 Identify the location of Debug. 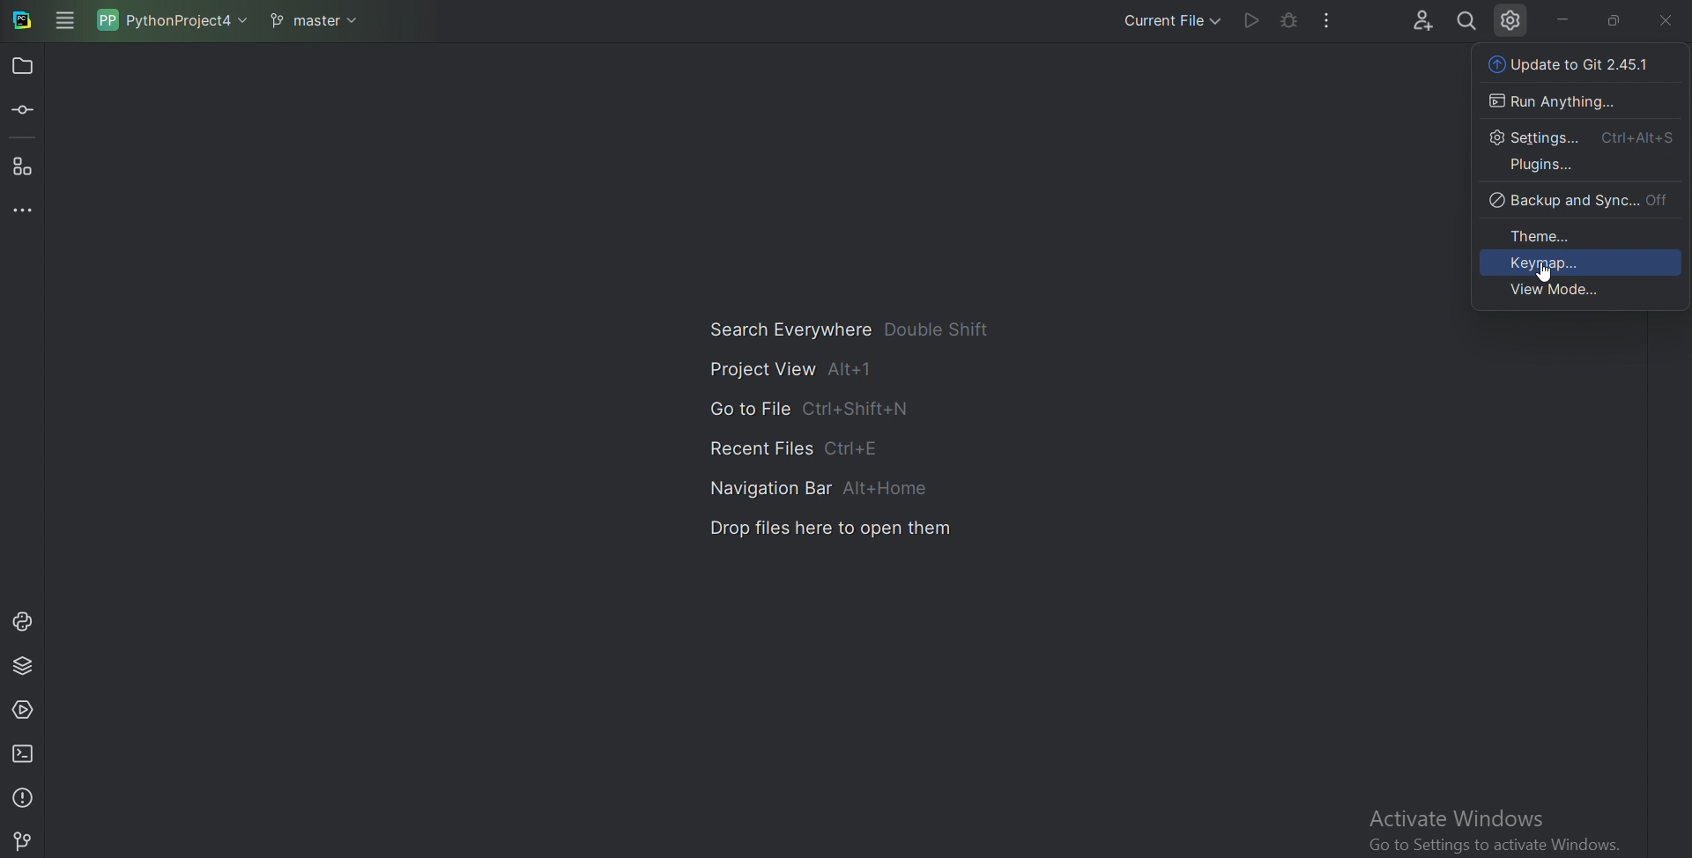
(1289, 19).